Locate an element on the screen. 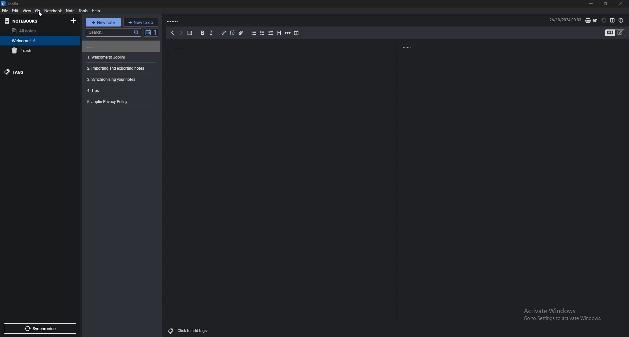 The width and height of the screenshot is (629, 337). cursor is located at coordinates (39, 14).